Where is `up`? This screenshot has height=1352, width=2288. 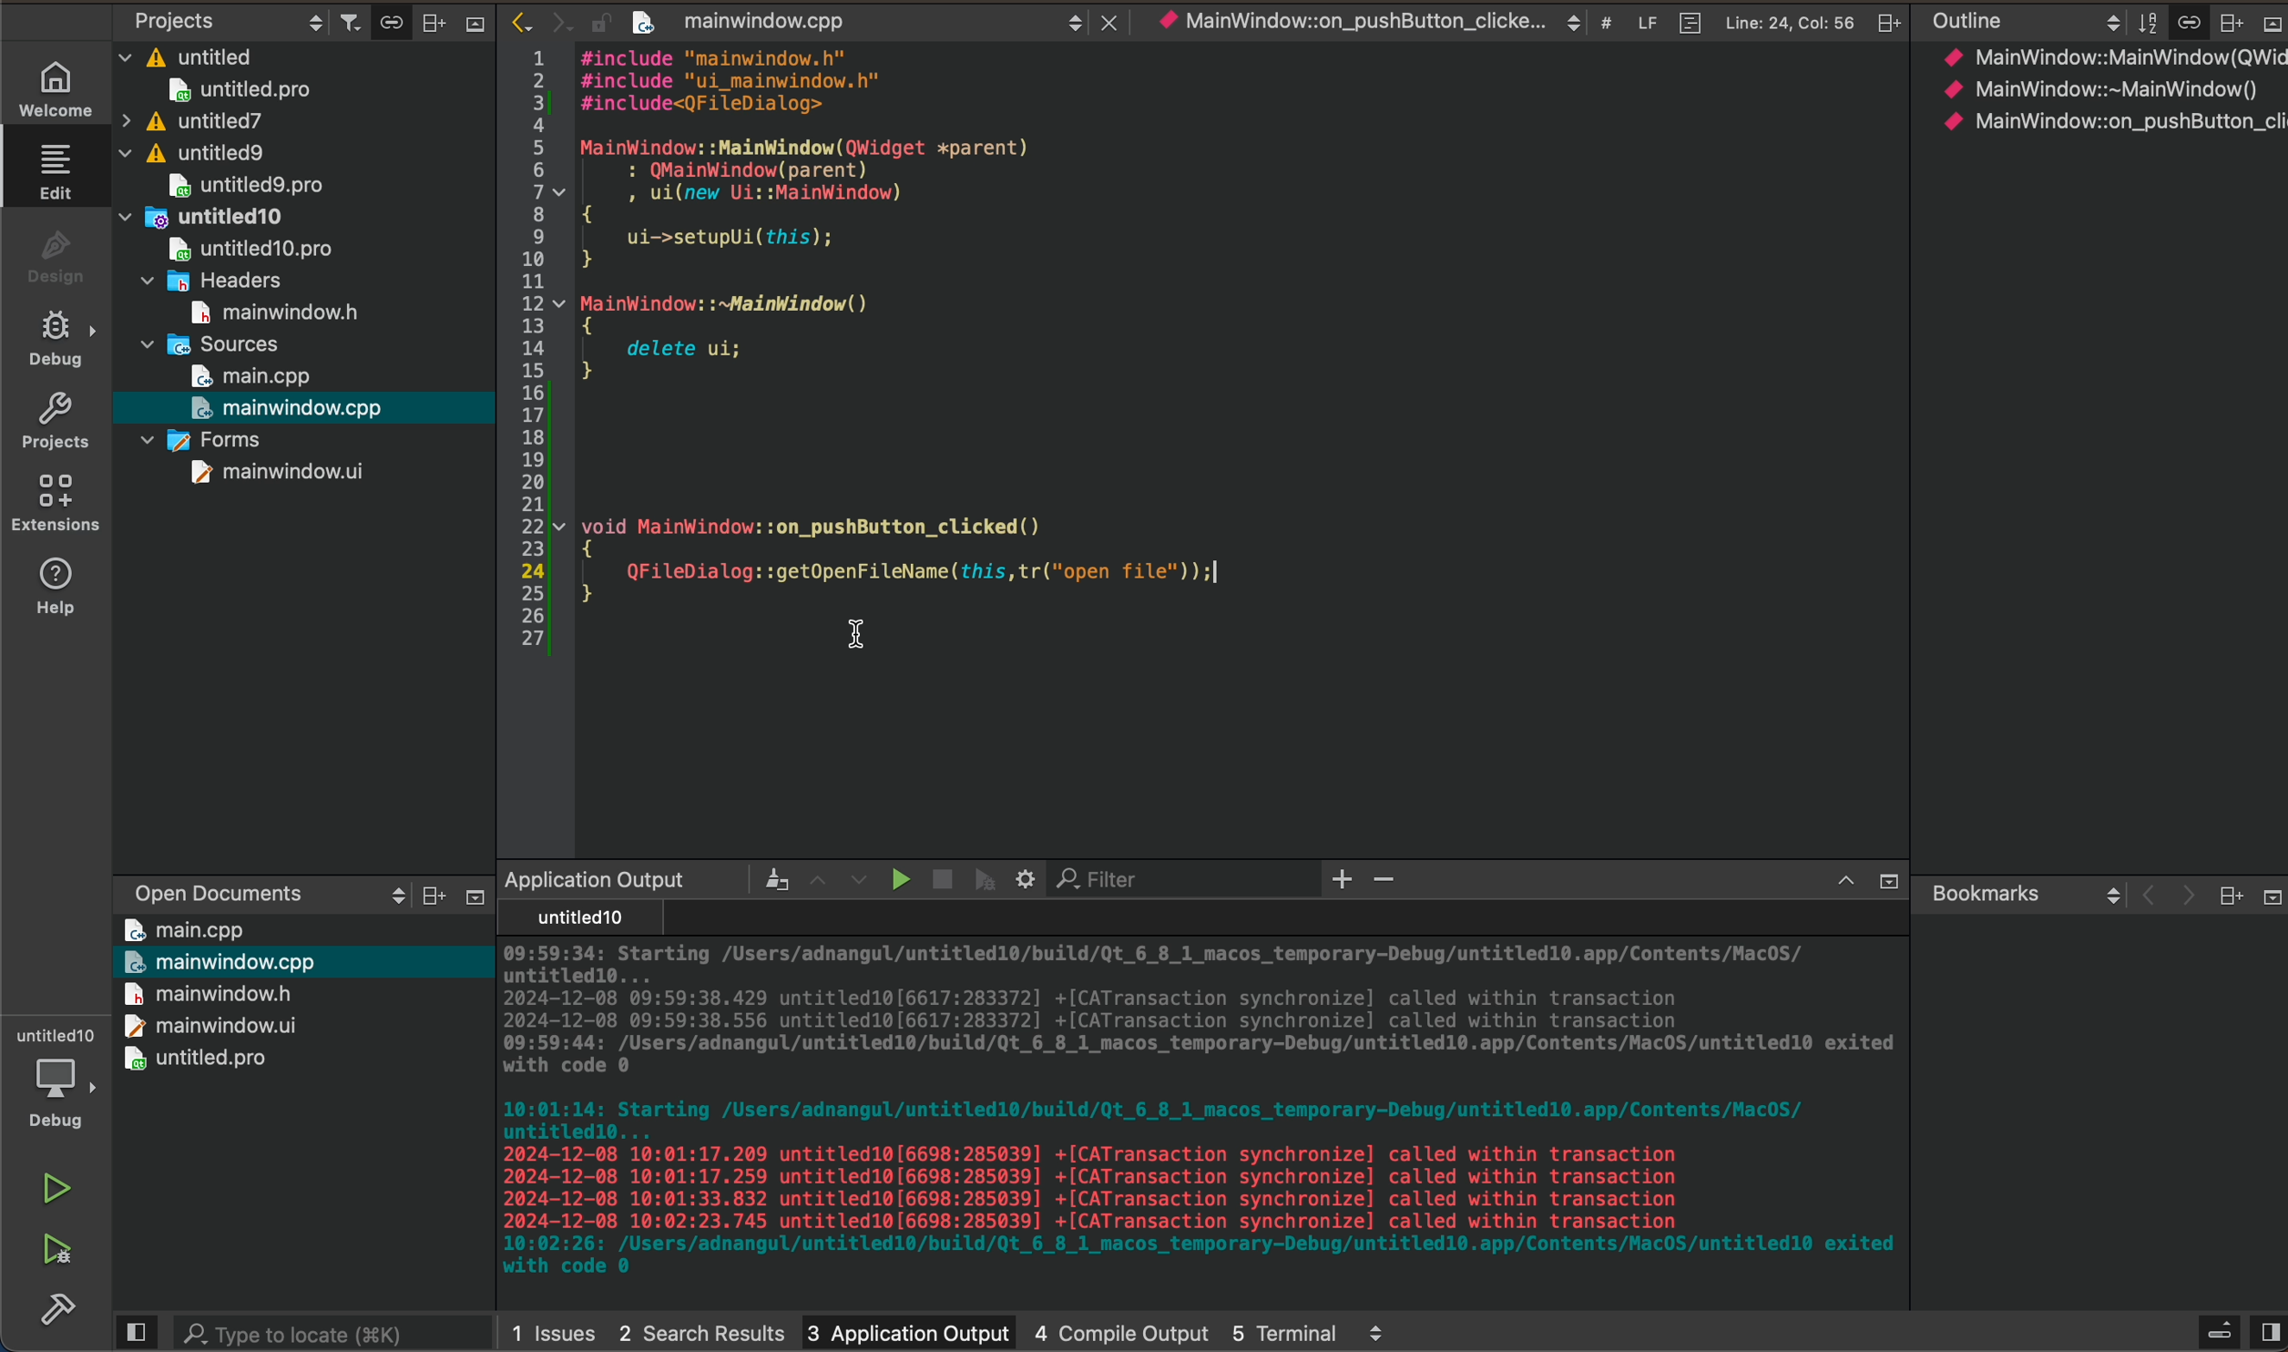
up is located at coordinates (1835, 883).